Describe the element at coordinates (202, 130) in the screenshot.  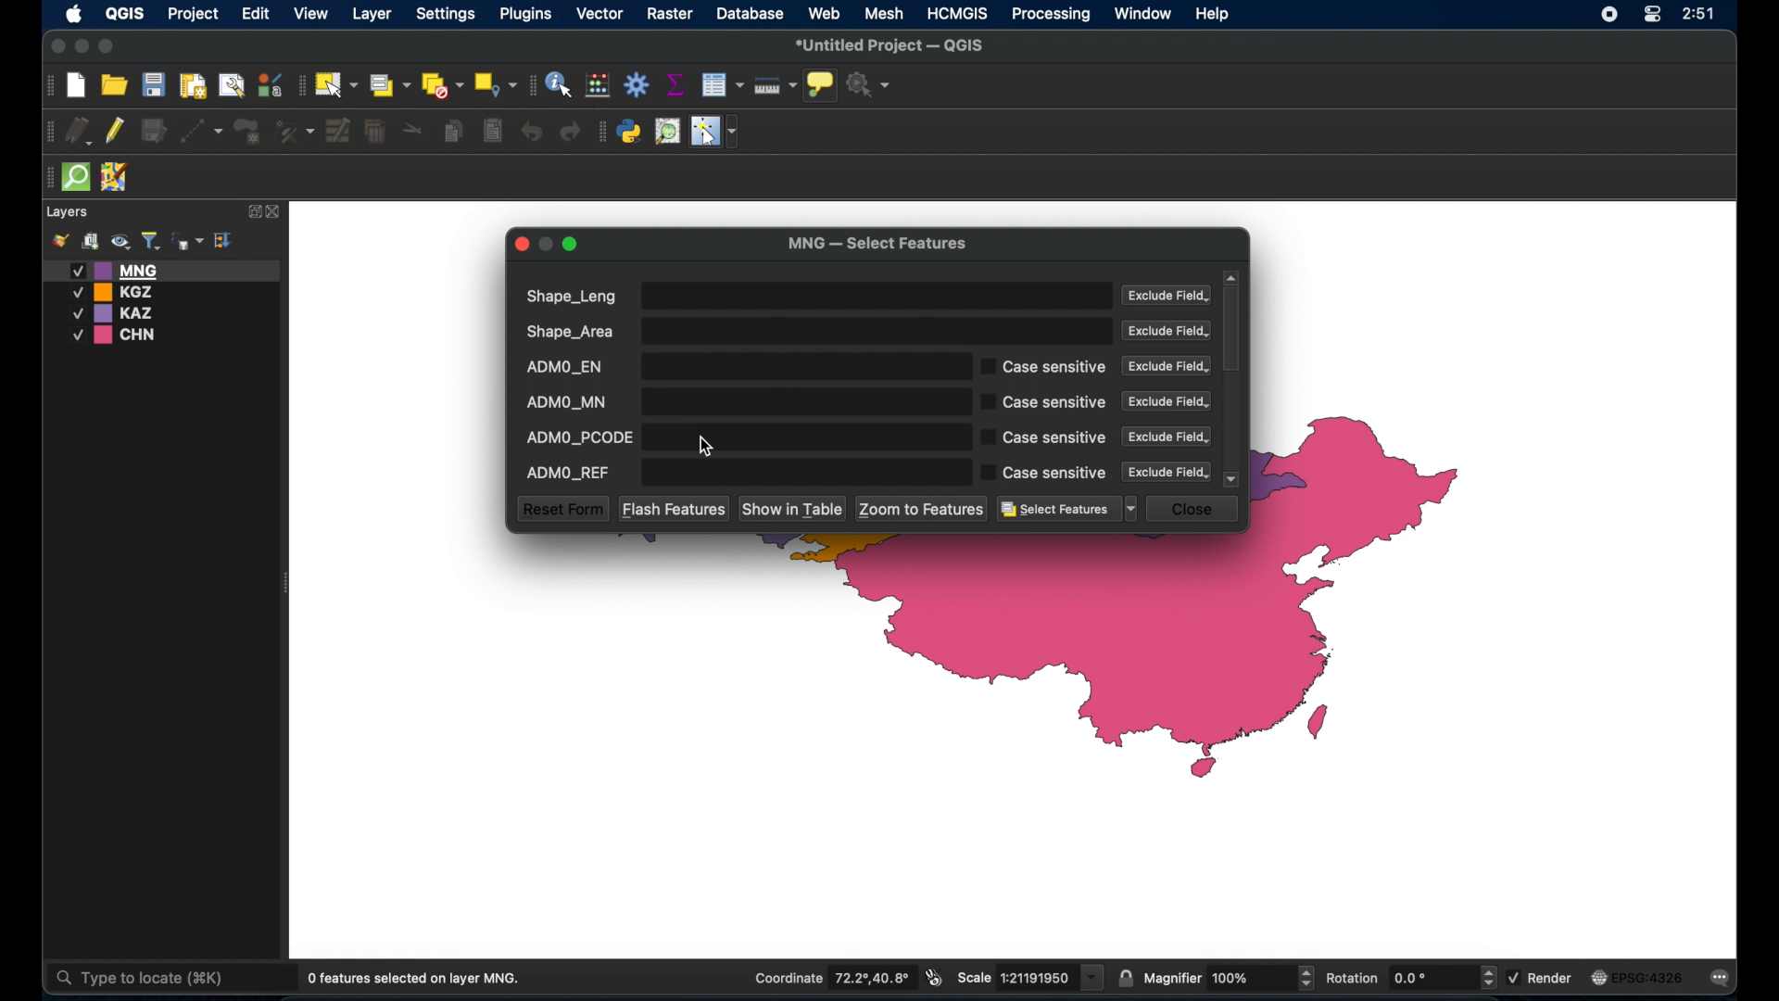
I see `digitize with segment` at that location.